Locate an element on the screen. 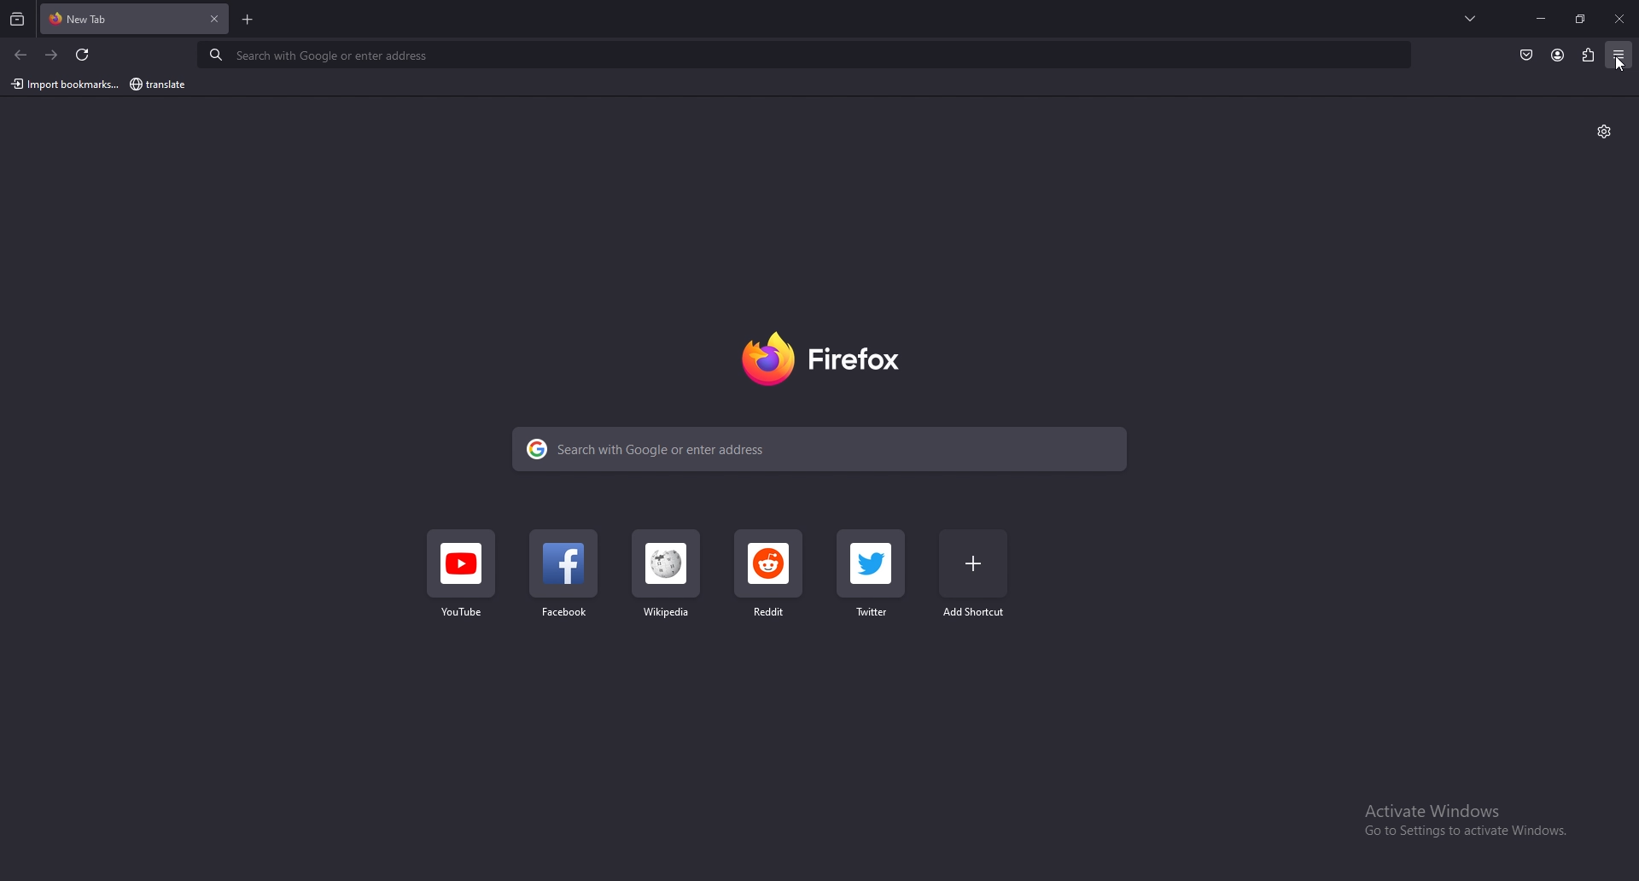 This screenshot has width=1639, height=881. refresh is located at coordinates (85, 55).